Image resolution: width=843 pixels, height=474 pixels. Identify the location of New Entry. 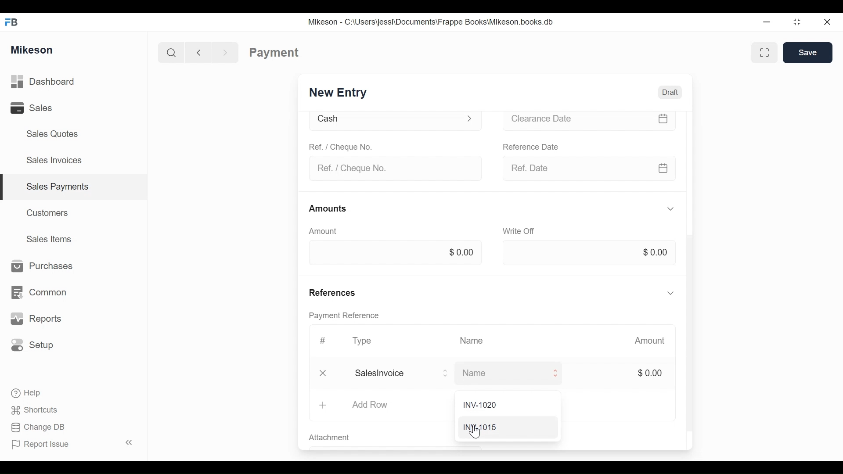
(338, 91).